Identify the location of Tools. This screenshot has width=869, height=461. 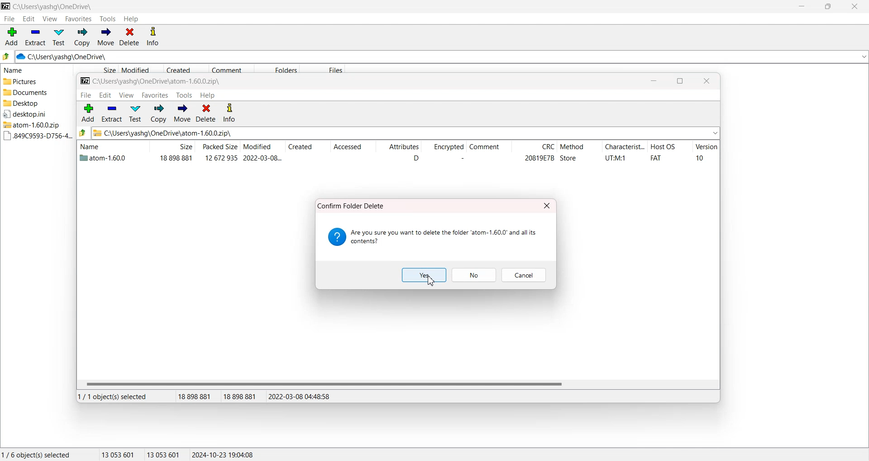
(108, 19).